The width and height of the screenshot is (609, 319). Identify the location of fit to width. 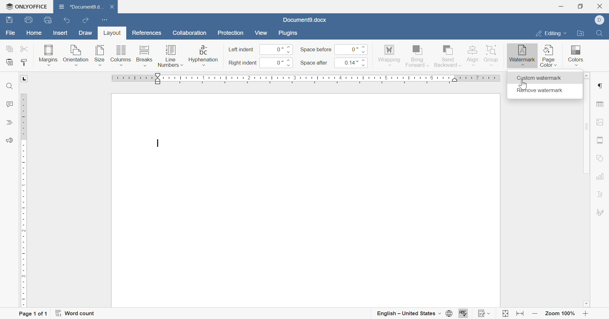
(519, 315).